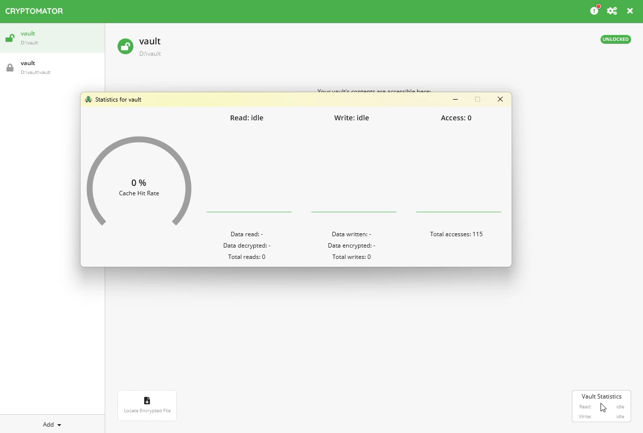 Image resolution: width=643 pixels, height=433 pixels. What do you see at coordinates (52, 68) in the screenshot?
I see `vault` at bounding box center [52, 68].